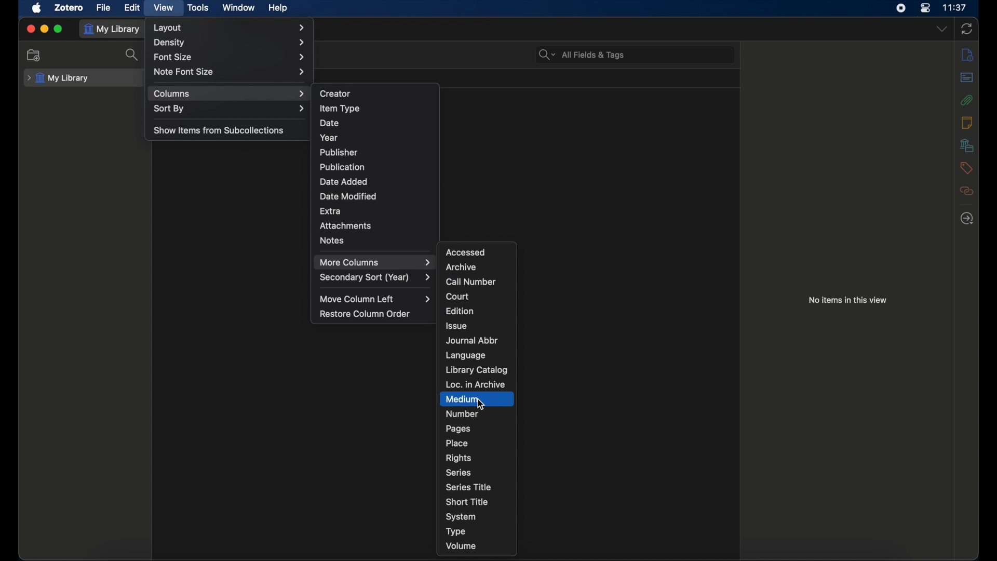 This screenshot has width=997, height=561. I want to click on date added, so click(344, 182).